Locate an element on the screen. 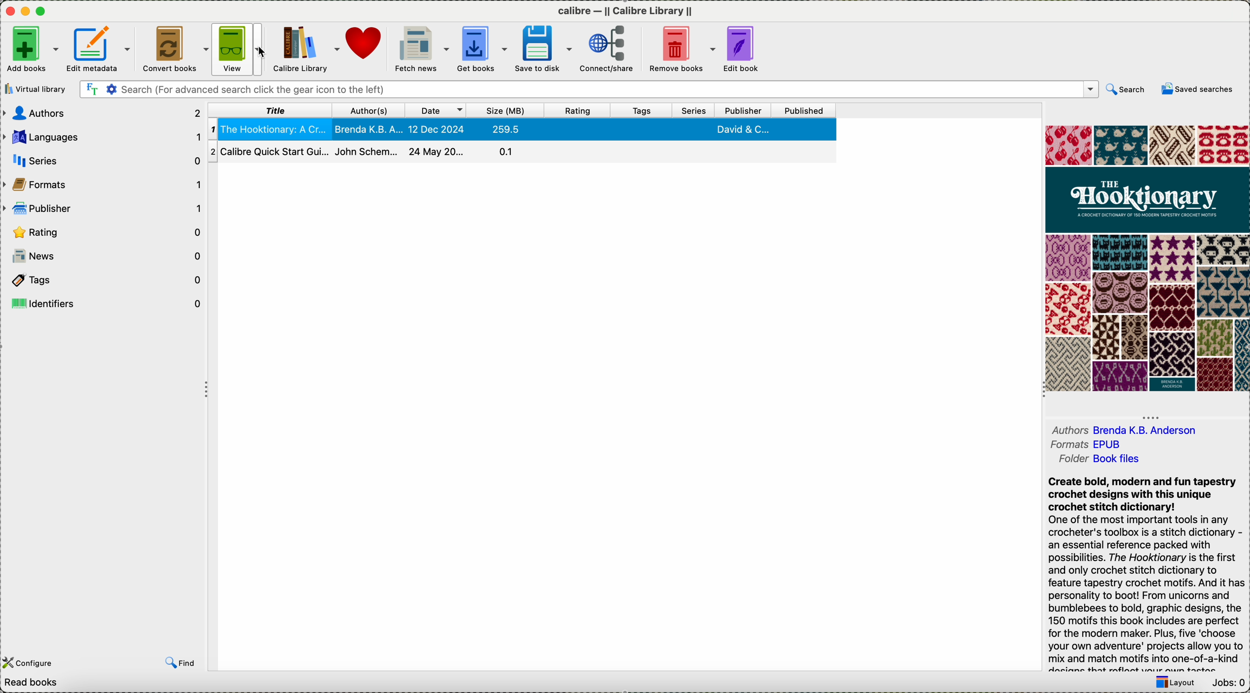 This screenshot has height=693, width=1250. search is located at coordinates (1126, 89).